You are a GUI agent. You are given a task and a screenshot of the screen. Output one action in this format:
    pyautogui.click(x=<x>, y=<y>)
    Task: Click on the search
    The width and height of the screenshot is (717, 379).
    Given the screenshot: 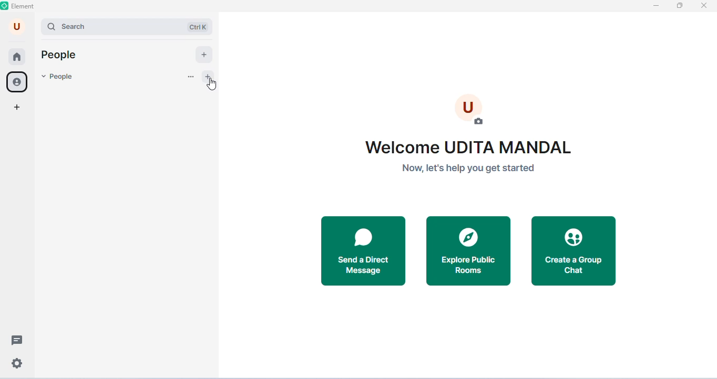 What is the action you would take?
    pyautogui.click(x=104, y=26)
    